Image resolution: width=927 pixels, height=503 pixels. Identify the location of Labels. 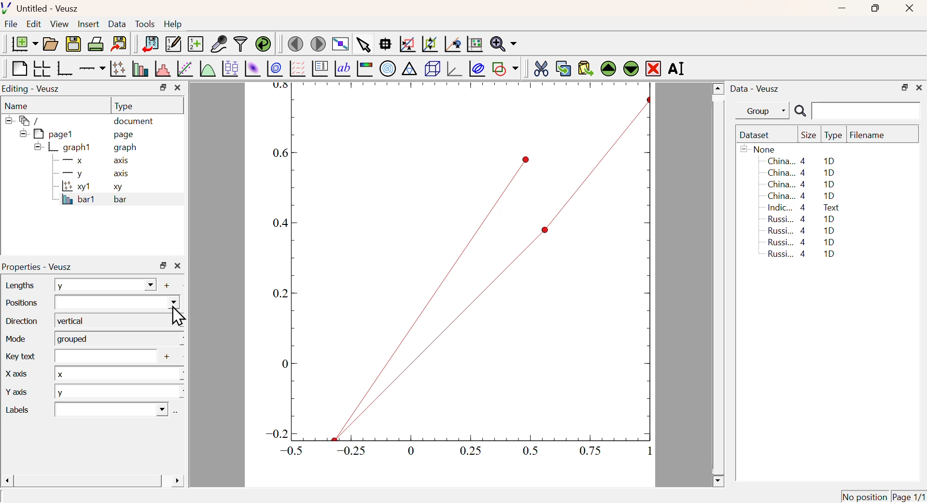
(27, 409).